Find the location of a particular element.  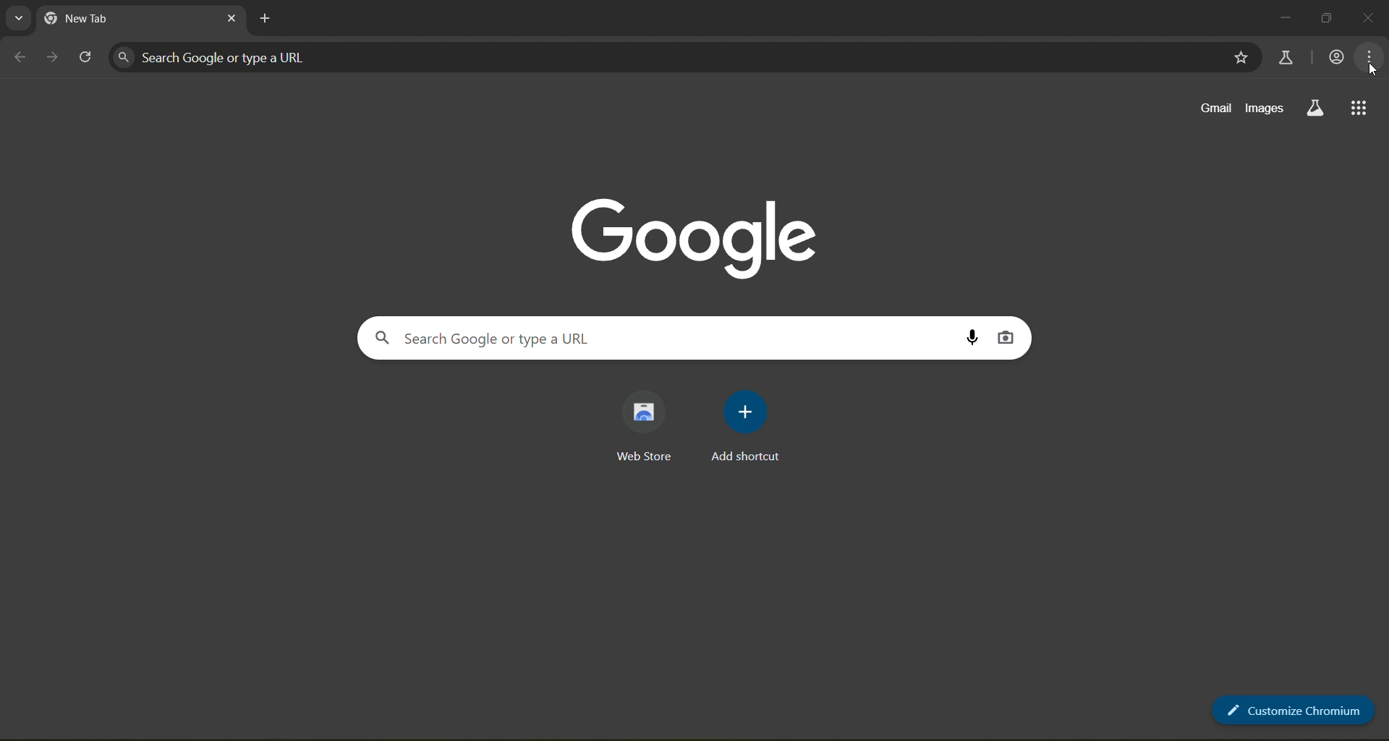

search tab is located at coordinates (20, 19).